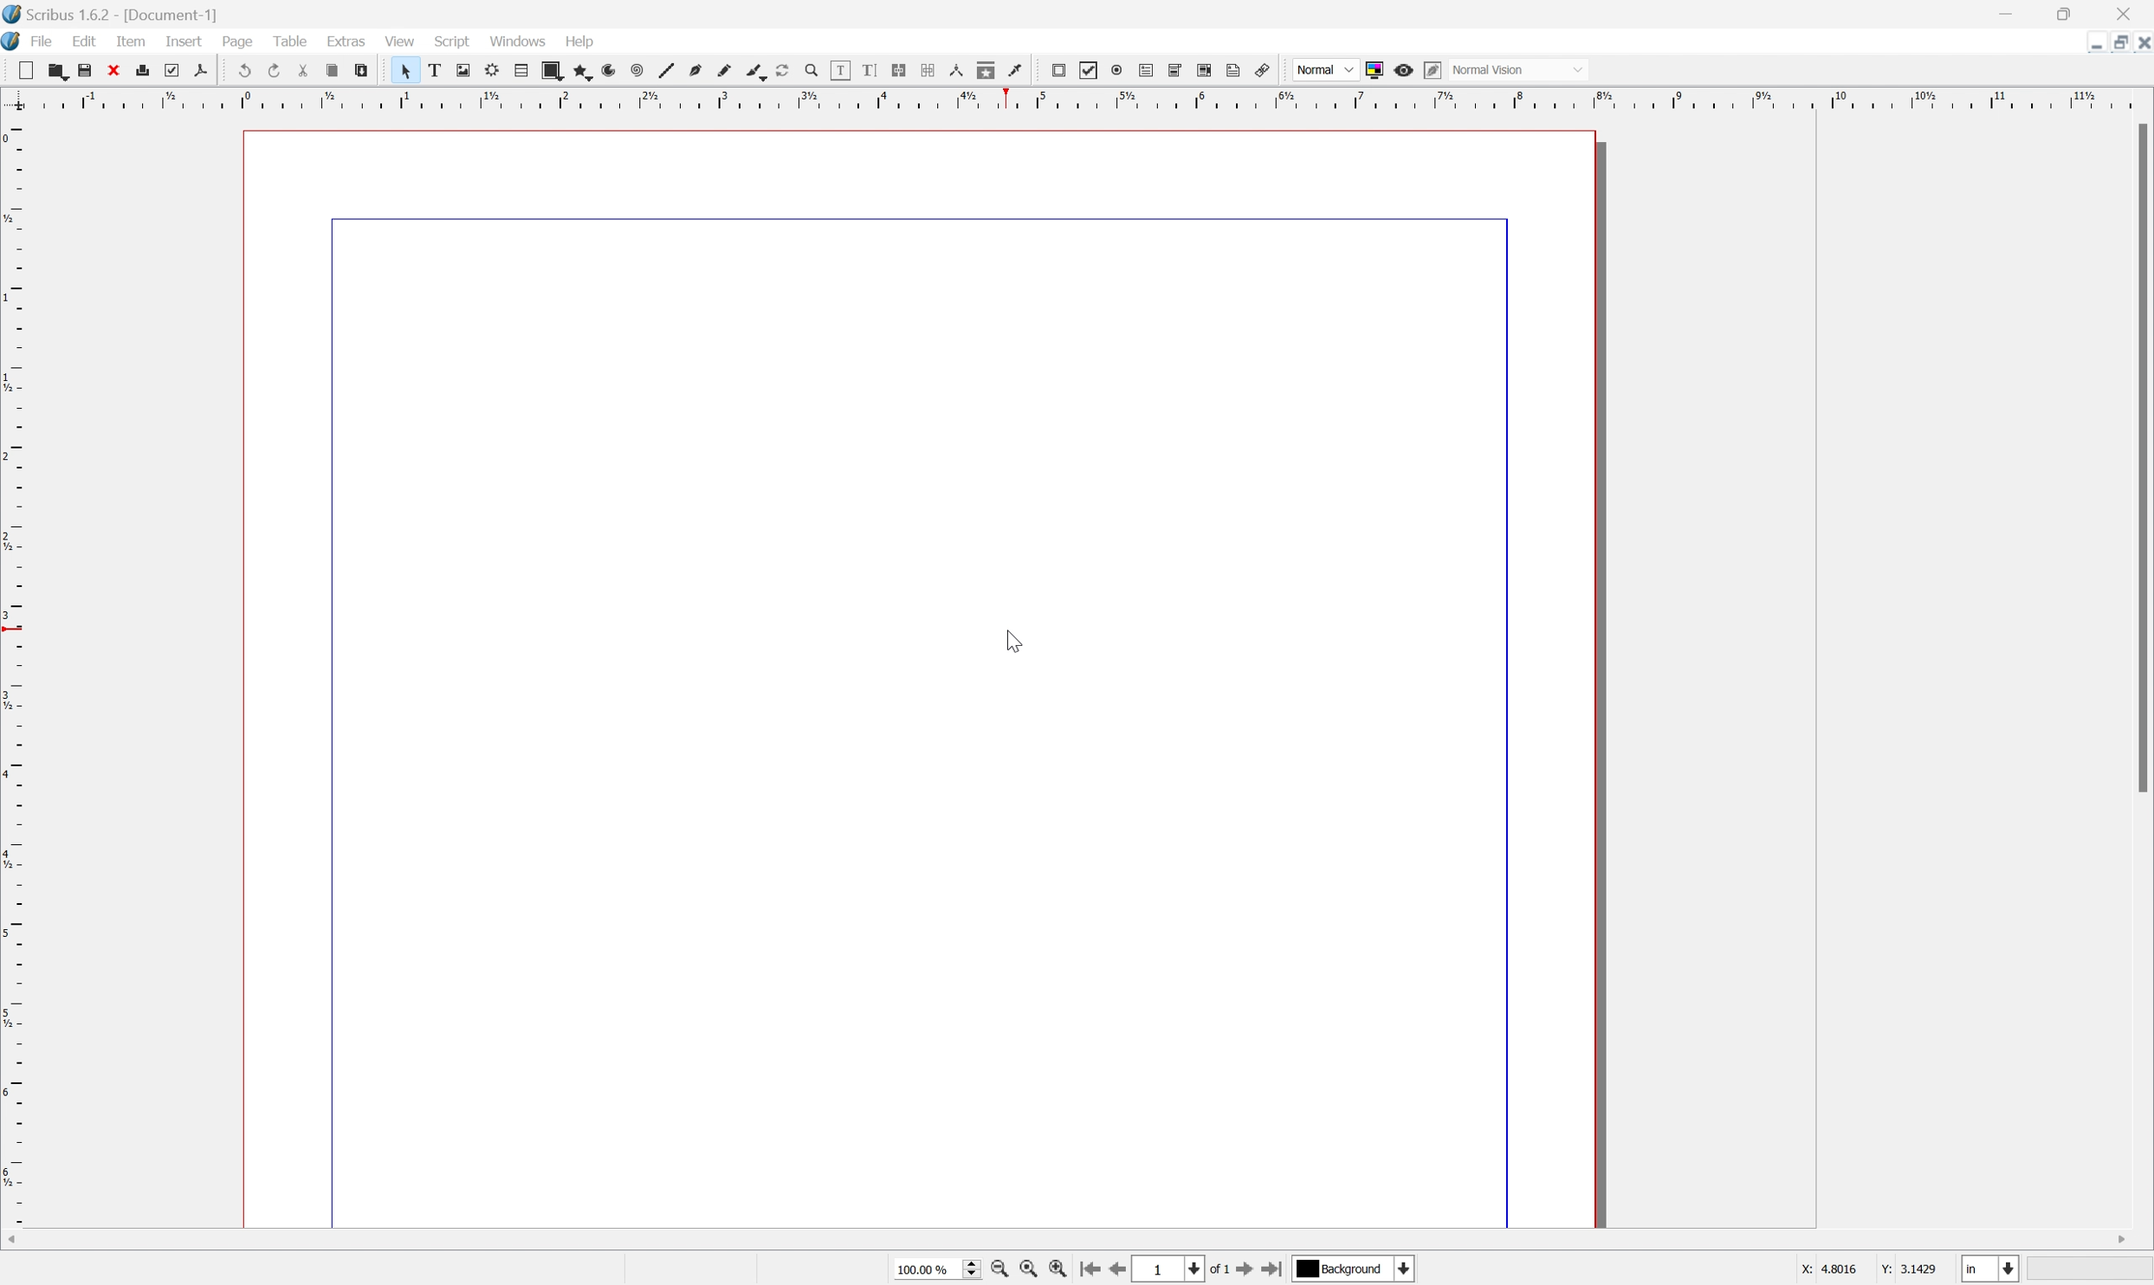  What do you see at coordinates (2088, 42) in the screenshot?
I see `minimize` at bounding box center [2088, 42].